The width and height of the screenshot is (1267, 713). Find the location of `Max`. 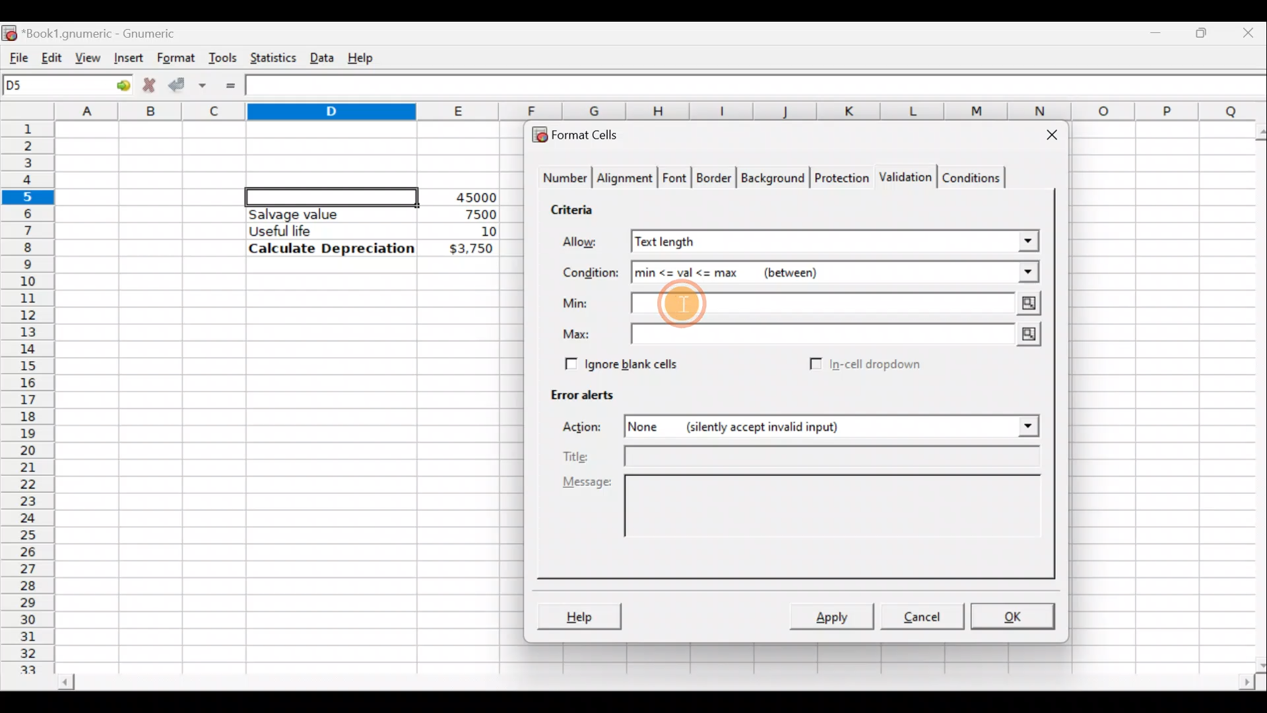

Max is located at coordinates (581, 335).